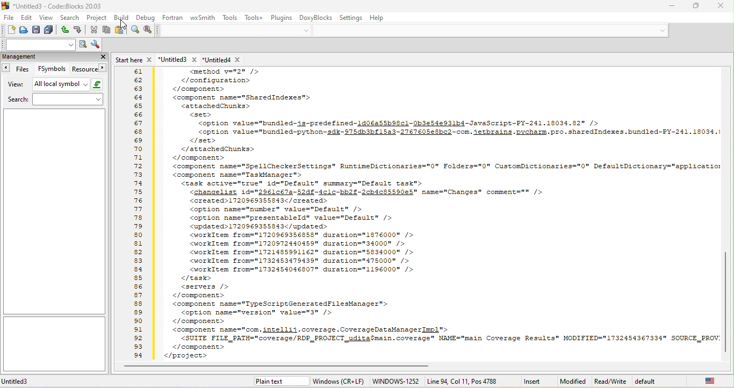  Describe the element at coordinates (149, 30) in the screenshot. I see `replace` at that location.